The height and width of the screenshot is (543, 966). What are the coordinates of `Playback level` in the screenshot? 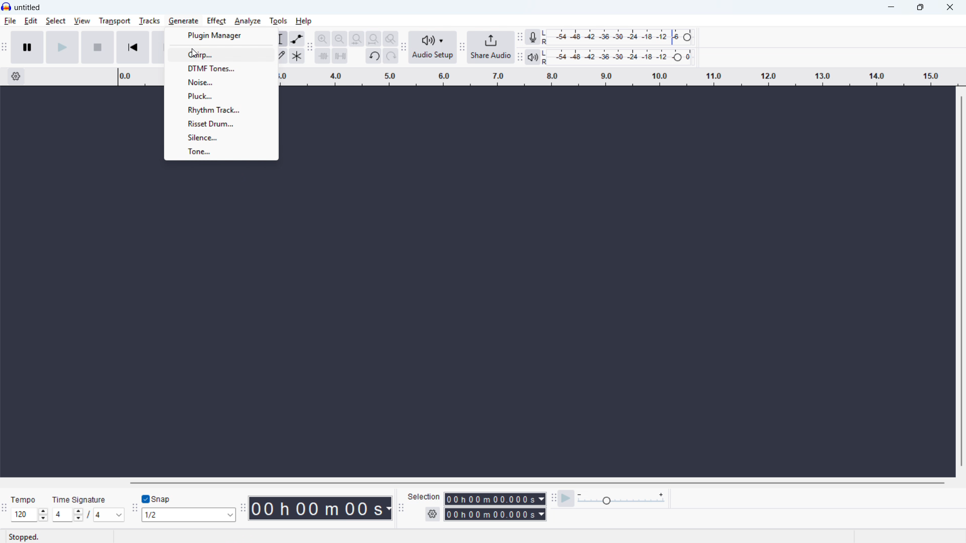 It's located at (620, 57).